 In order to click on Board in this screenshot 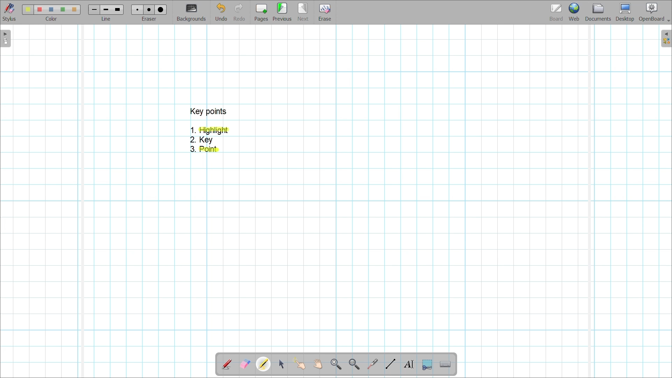, I will do `click(556, 13)`.